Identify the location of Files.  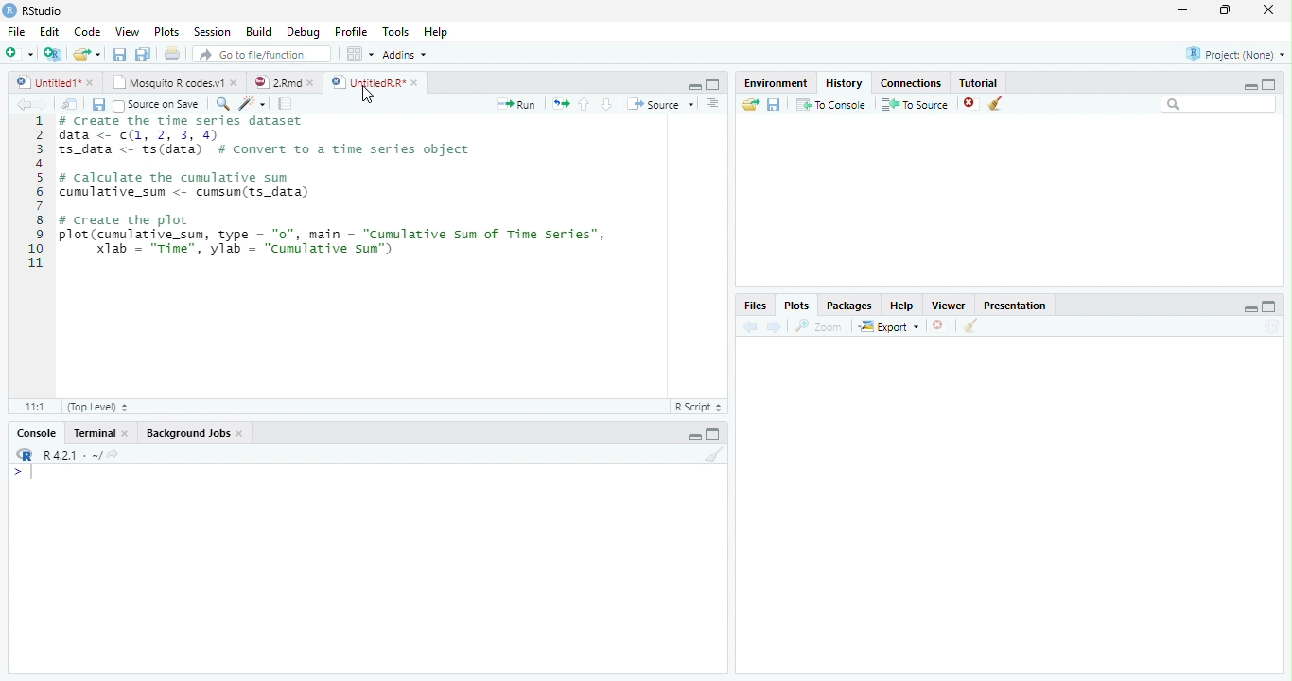
(759, 306).